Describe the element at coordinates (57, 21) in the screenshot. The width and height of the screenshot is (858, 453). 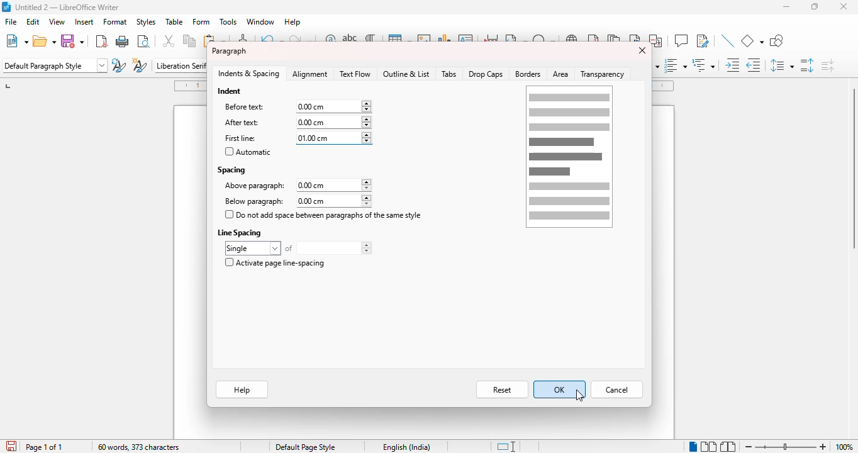
I see `view` at that location.